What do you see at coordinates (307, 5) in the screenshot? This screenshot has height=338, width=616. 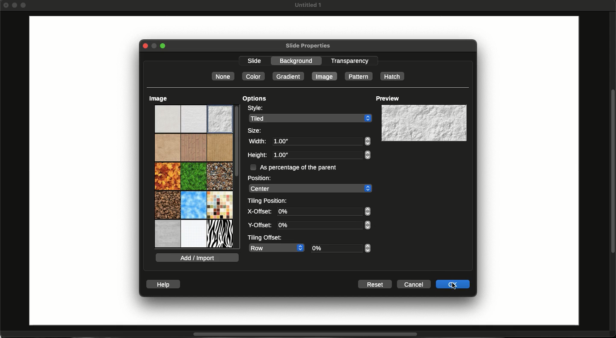 I see `Untitled 1` at bounding box center [307, 5].